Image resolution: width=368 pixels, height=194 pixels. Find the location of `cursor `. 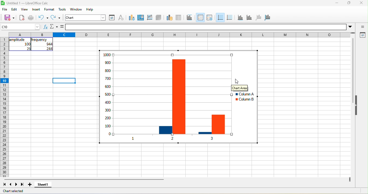

cursor  is located at coordinates (237, 81).